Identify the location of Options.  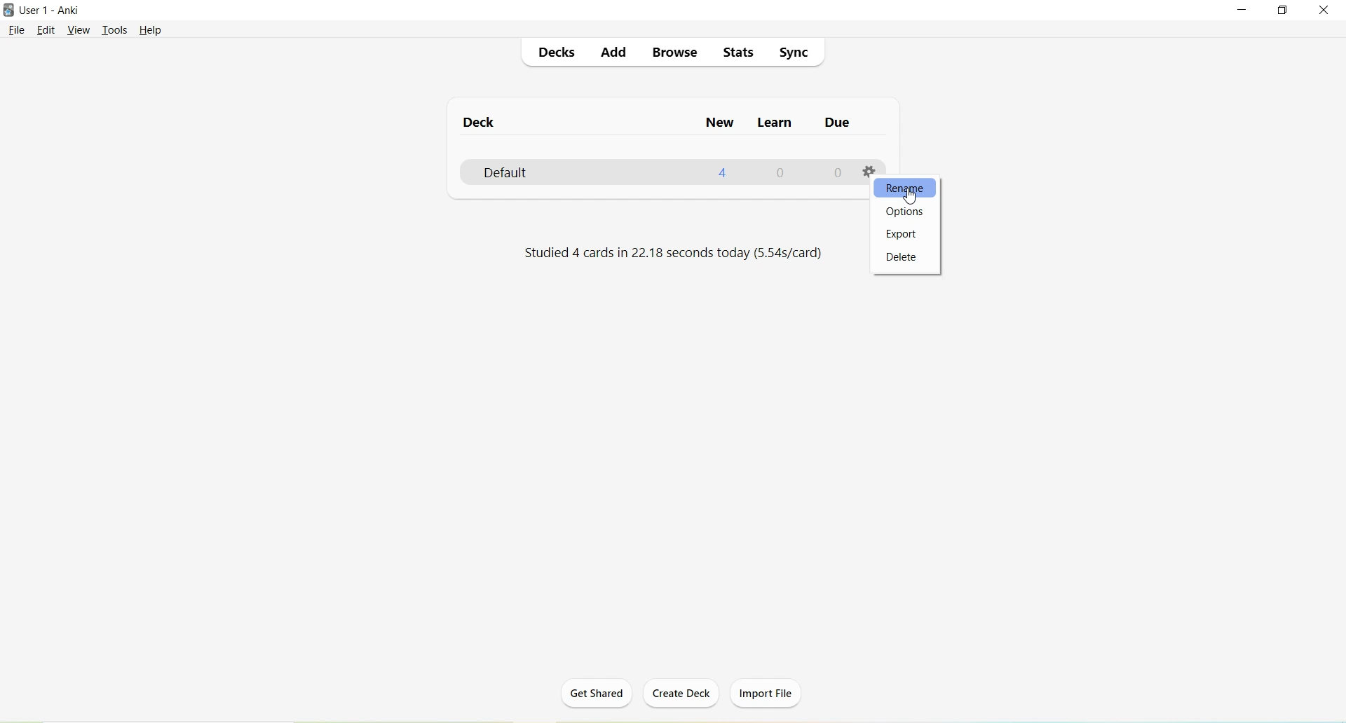
(906, 210).